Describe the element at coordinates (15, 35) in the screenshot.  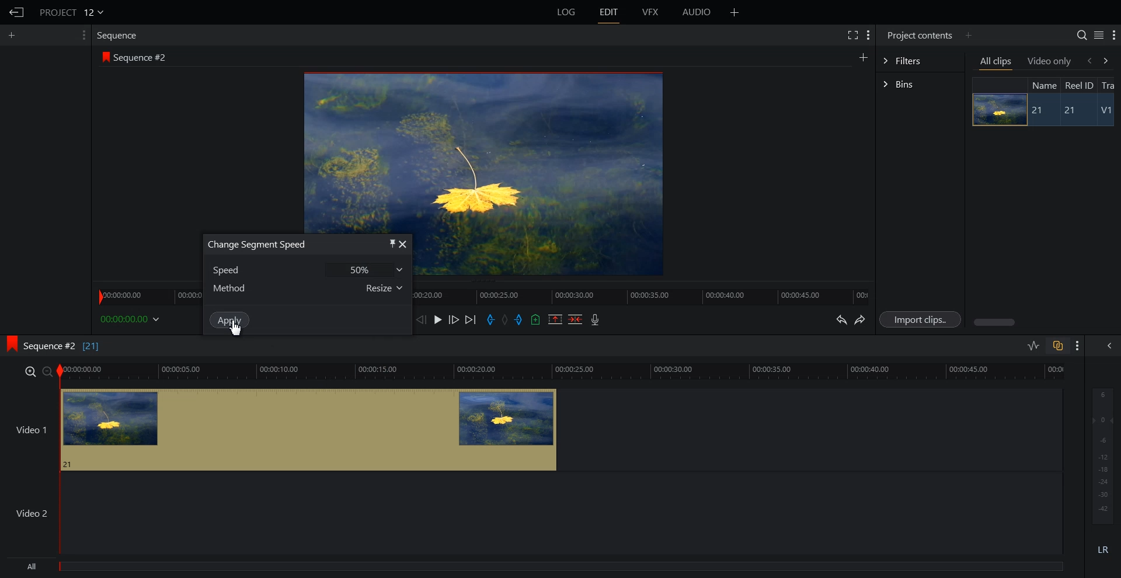
I see `Add panel` at that location.